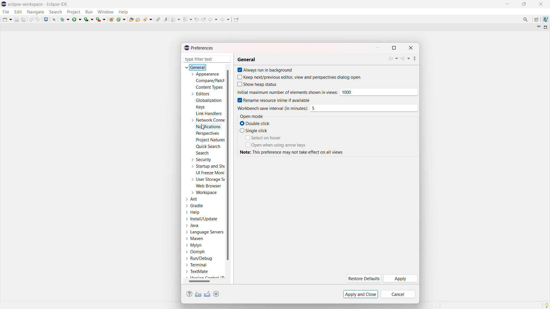  What do you see at coordinates (207, 294) in the screenshot?
I see `export` at bounding box center [207, 294].